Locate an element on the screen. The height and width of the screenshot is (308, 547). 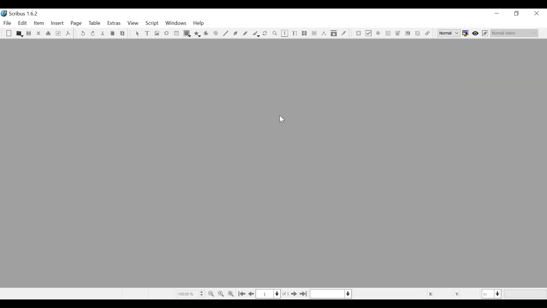
File is located at coordinates (8, 23).